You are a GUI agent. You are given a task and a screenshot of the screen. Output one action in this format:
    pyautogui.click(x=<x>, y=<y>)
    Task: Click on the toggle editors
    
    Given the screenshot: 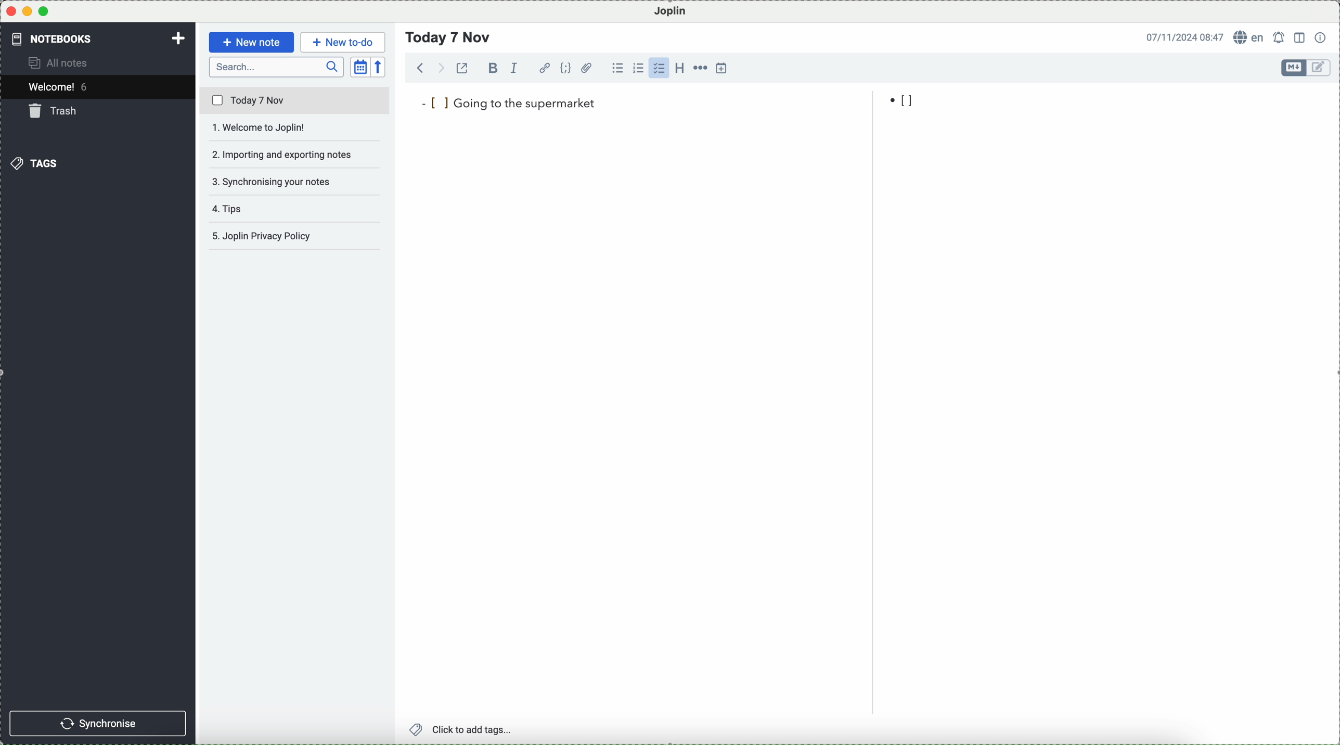 What is the action you would take?
    pyautogui.click(x=1320, y=68)
    